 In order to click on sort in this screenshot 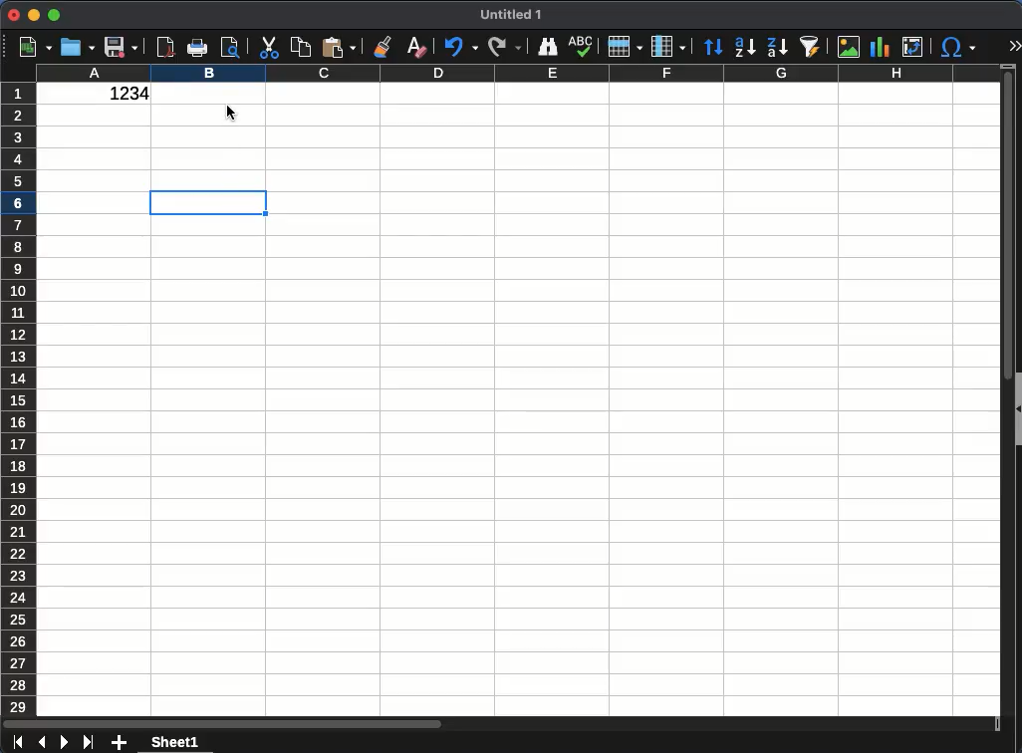, I will do `click(713, 48)`.